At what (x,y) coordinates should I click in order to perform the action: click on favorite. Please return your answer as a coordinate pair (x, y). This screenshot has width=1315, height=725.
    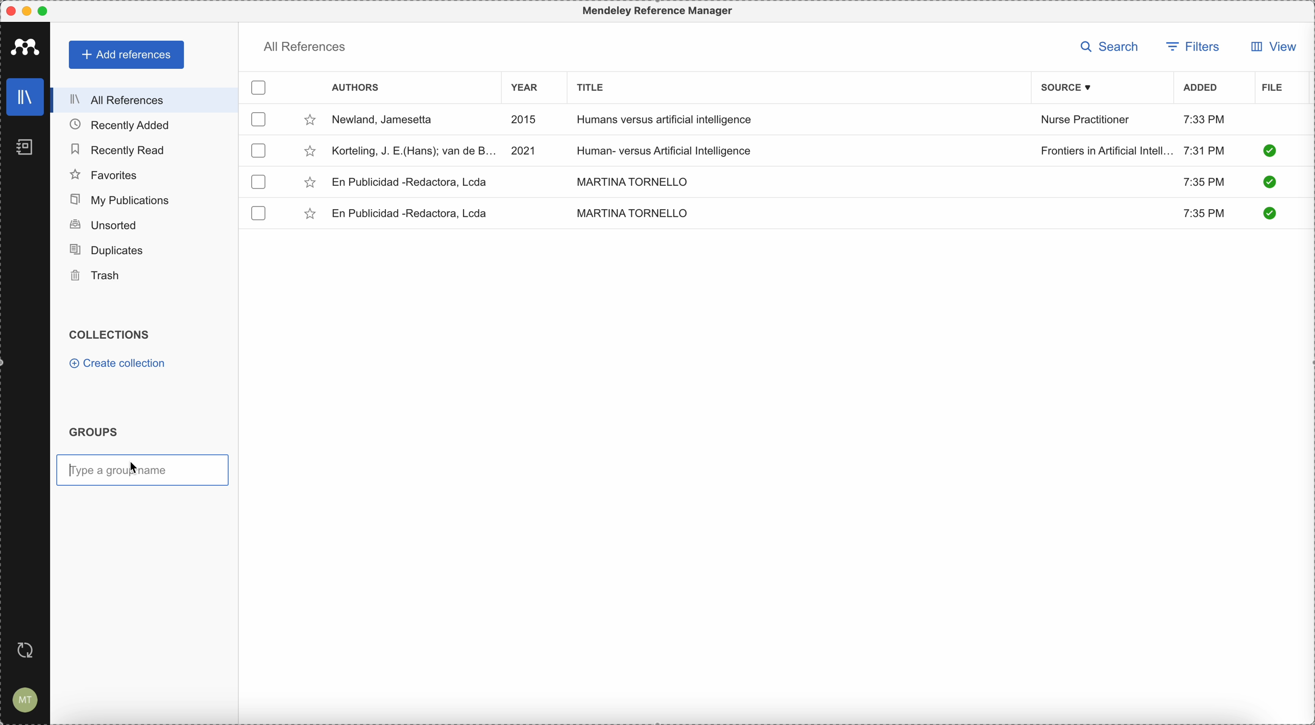
    Looking at the image, I should click on (311, 215).